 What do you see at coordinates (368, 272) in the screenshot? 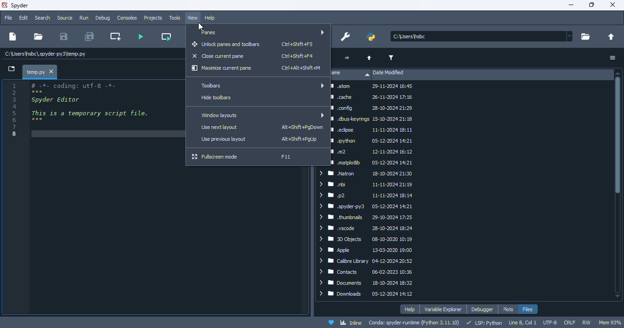
I see `contacts` at bounding box center [368, 272].